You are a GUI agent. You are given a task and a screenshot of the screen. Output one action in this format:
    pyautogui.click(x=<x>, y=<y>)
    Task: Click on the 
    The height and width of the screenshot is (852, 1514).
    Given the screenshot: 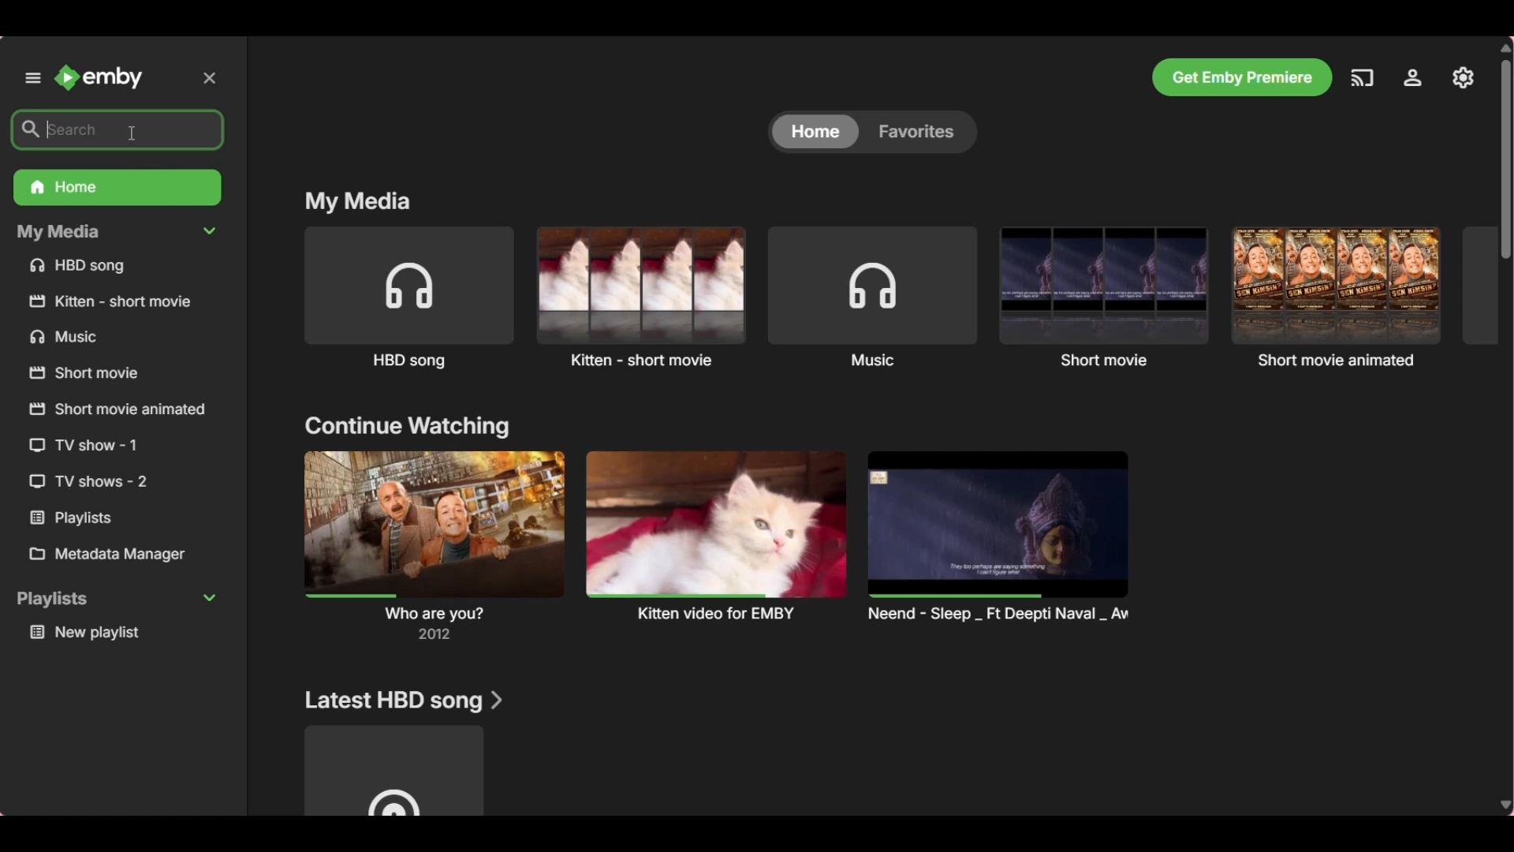 What is the action you would take?
    pyautogui.click(x=117, y=410)
    